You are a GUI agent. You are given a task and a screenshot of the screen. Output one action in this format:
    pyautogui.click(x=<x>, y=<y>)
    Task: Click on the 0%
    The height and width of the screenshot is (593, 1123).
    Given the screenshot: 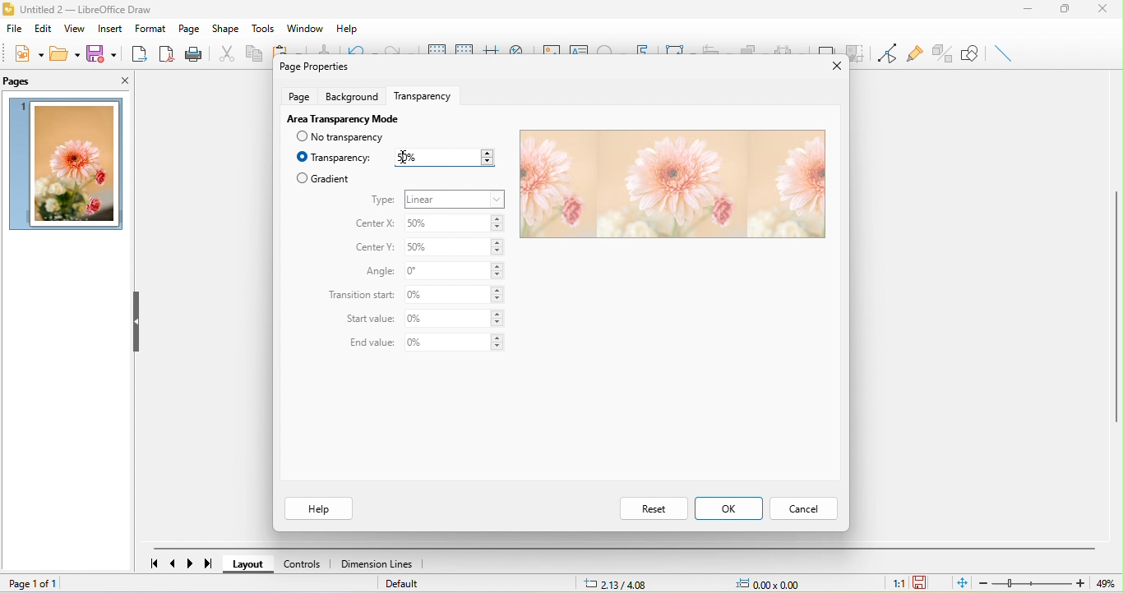 What is the action you would take?
    pyautogui.click(x=456, y=295)
    